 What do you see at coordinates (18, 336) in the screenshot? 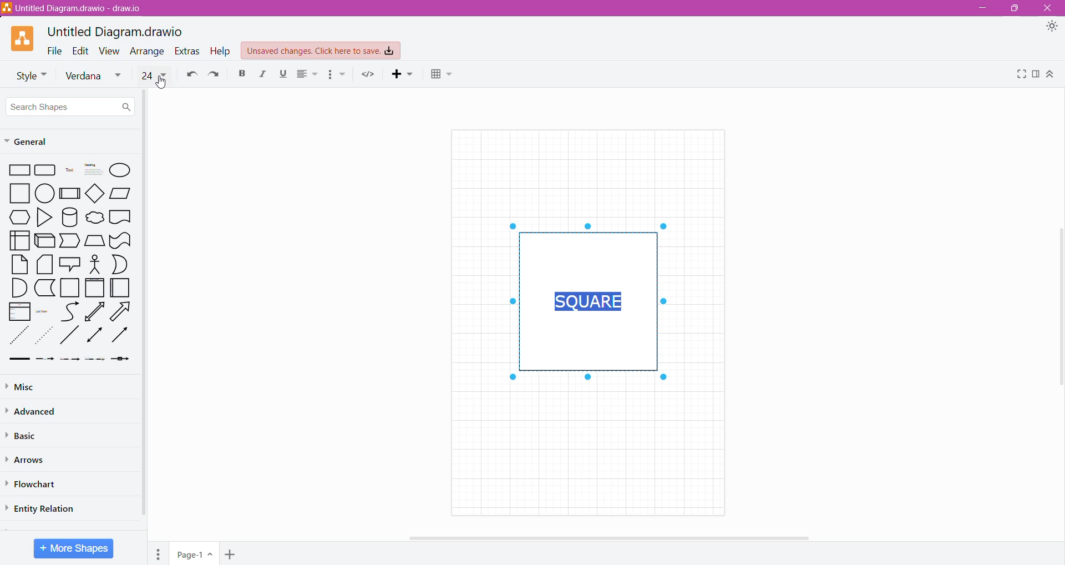
I see `Dotted Line` at bounding box center [18, 336].